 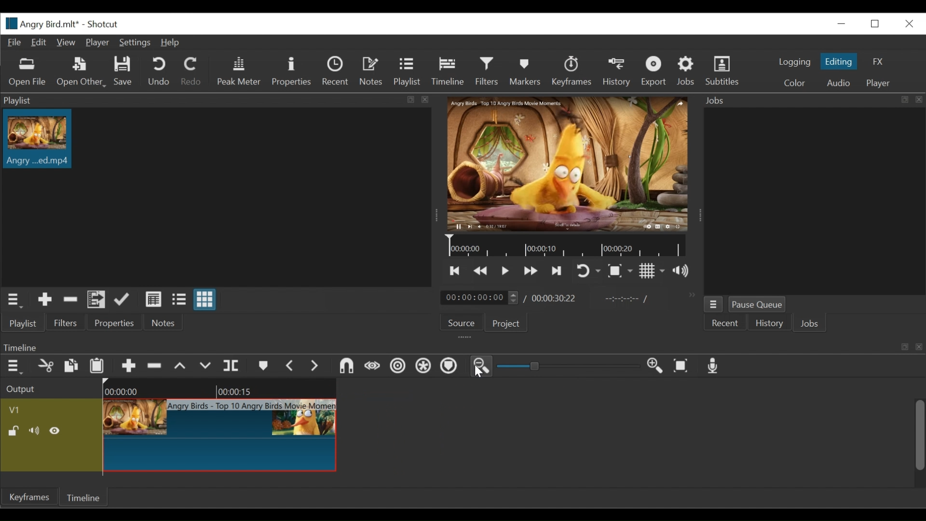 What do you see at coordinates (154, 300) in the screenshot?
I see `View as detail` at bounding box center [154, 300].